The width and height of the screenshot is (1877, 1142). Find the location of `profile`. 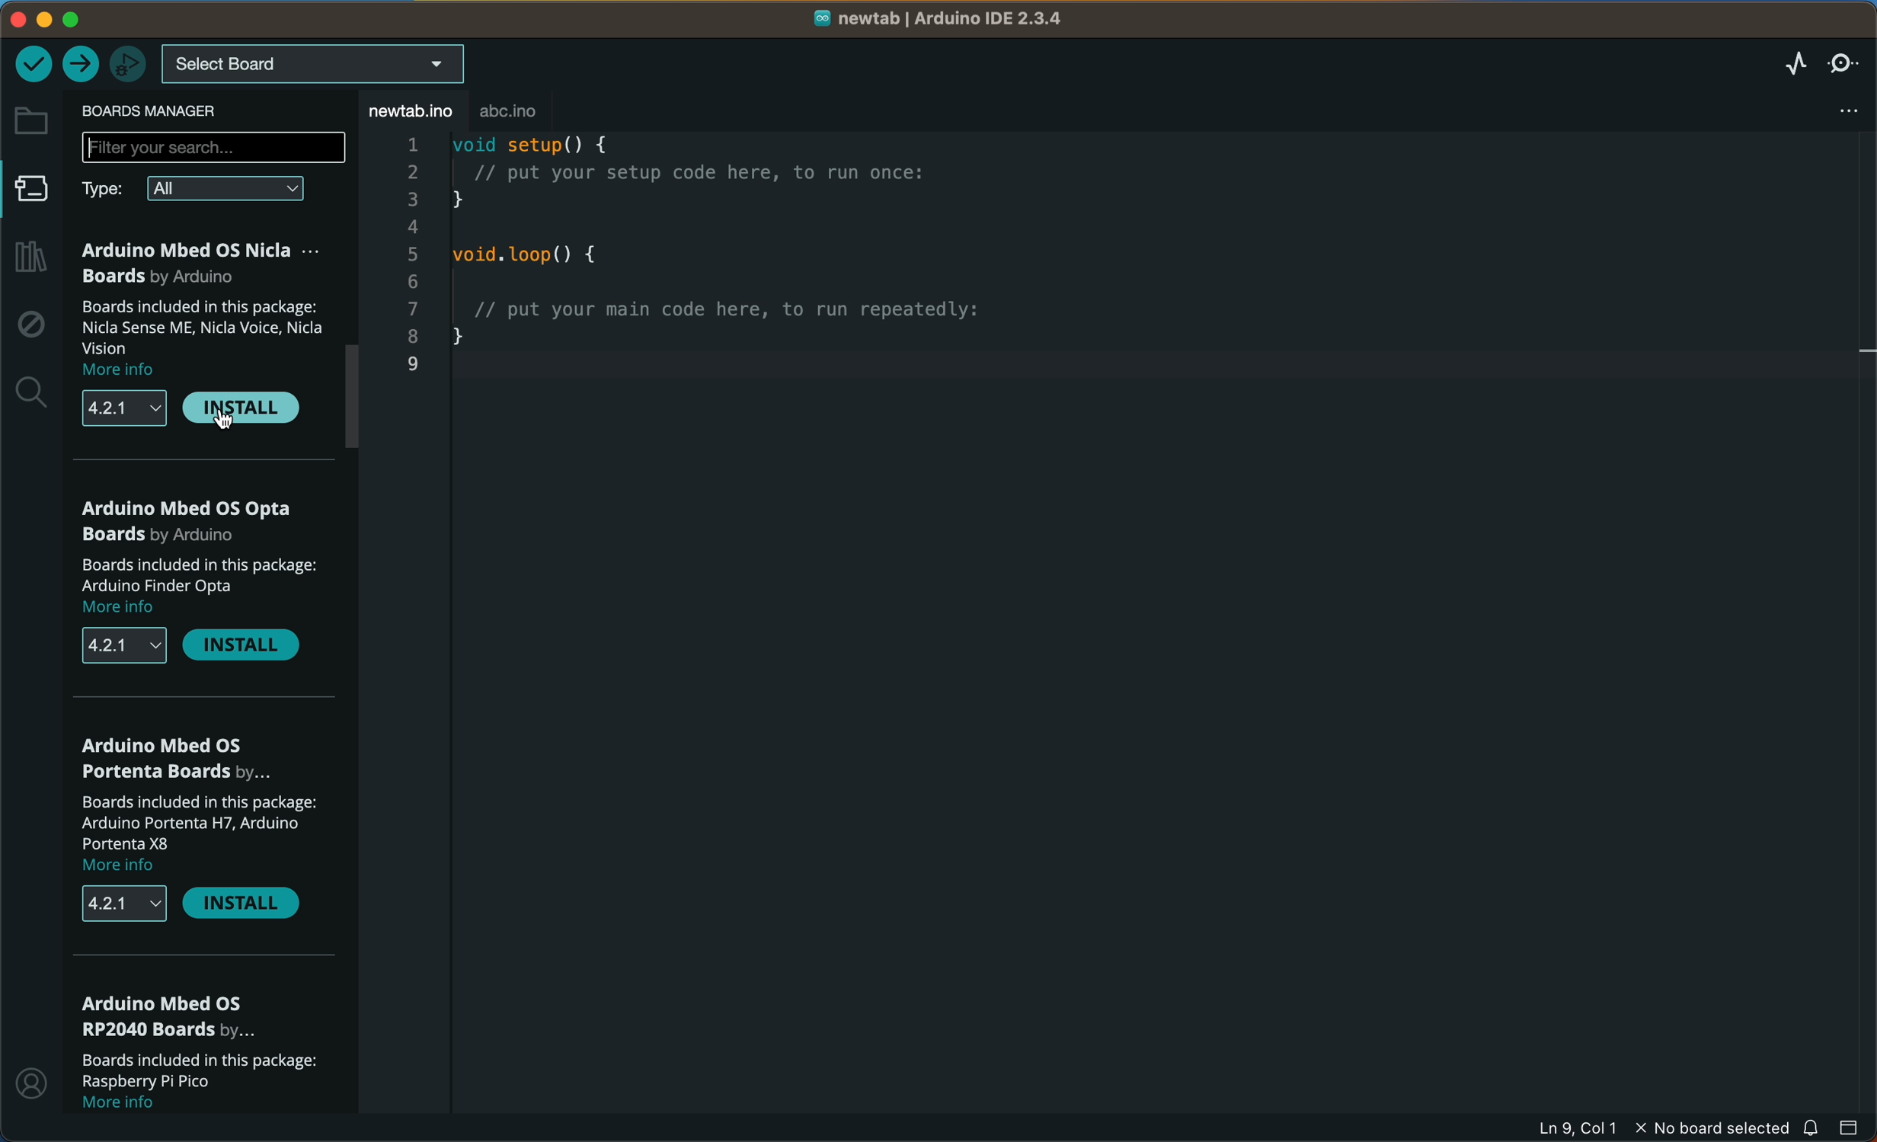

profile is located at coordinates (31, 1089).